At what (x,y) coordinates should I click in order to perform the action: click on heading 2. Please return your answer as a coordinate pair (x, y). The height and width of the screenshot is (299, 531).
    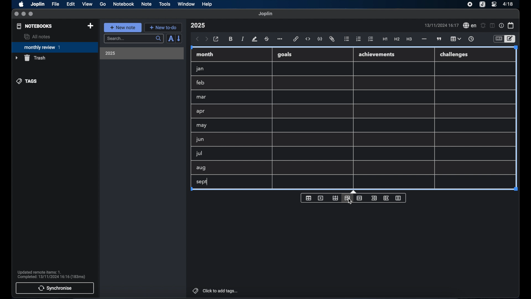
    Looking at the image, I should click on (397, 39).